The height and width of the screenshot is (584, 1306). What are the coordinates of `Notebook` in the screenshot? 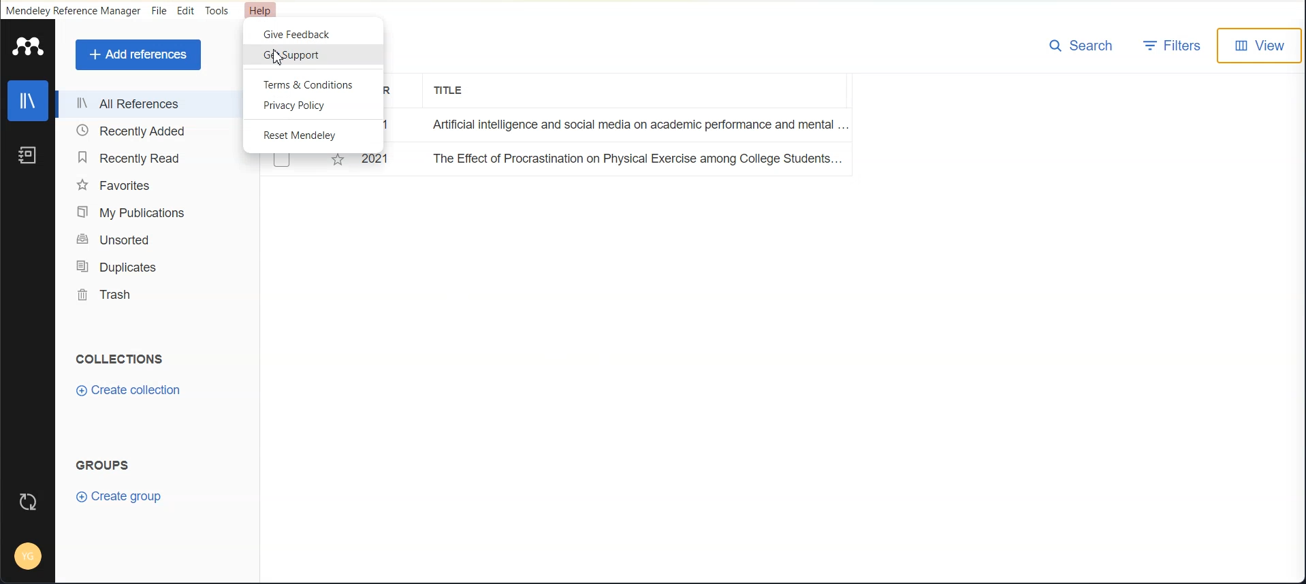 It's located at (29, 155).